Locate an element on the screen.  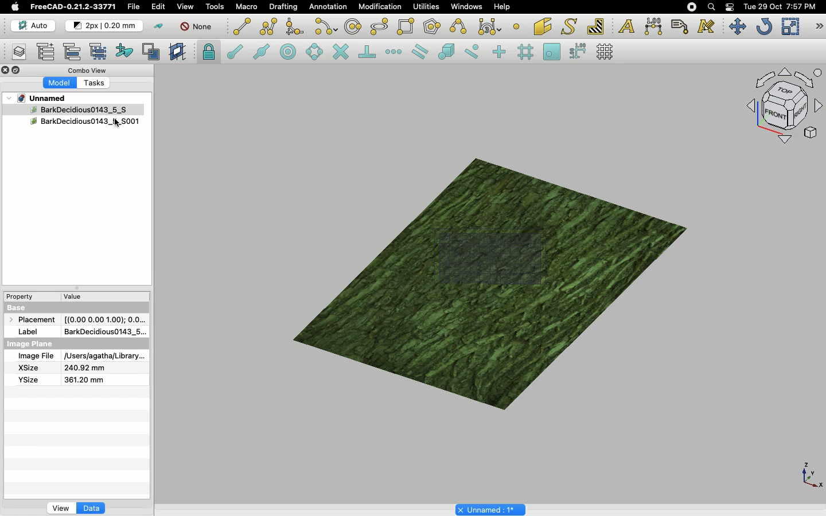
Navigation styles is located at coordinates (784, 108).